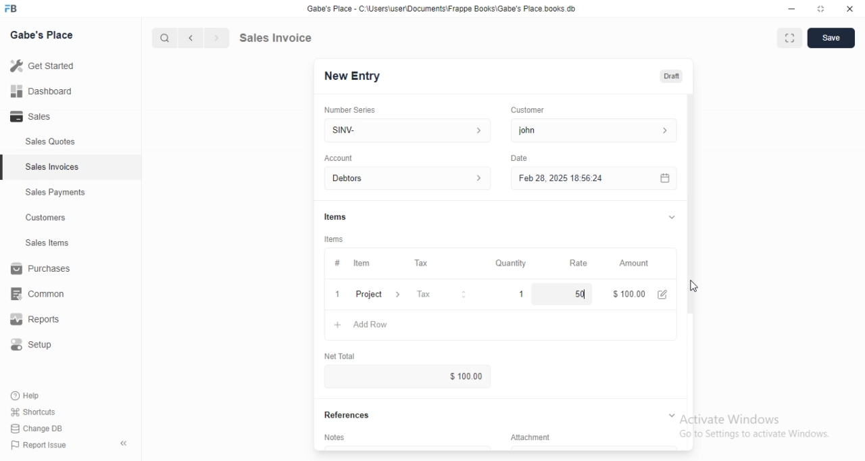 The width and height of the screenshot is (865, 461). I want to click on maximise, so click(786, 37).